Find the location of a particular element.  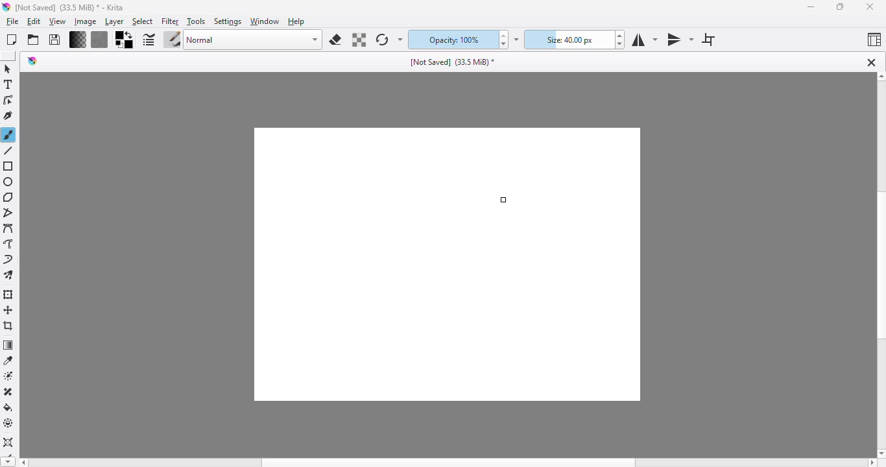

canvas is located at coordinates (444, 265).